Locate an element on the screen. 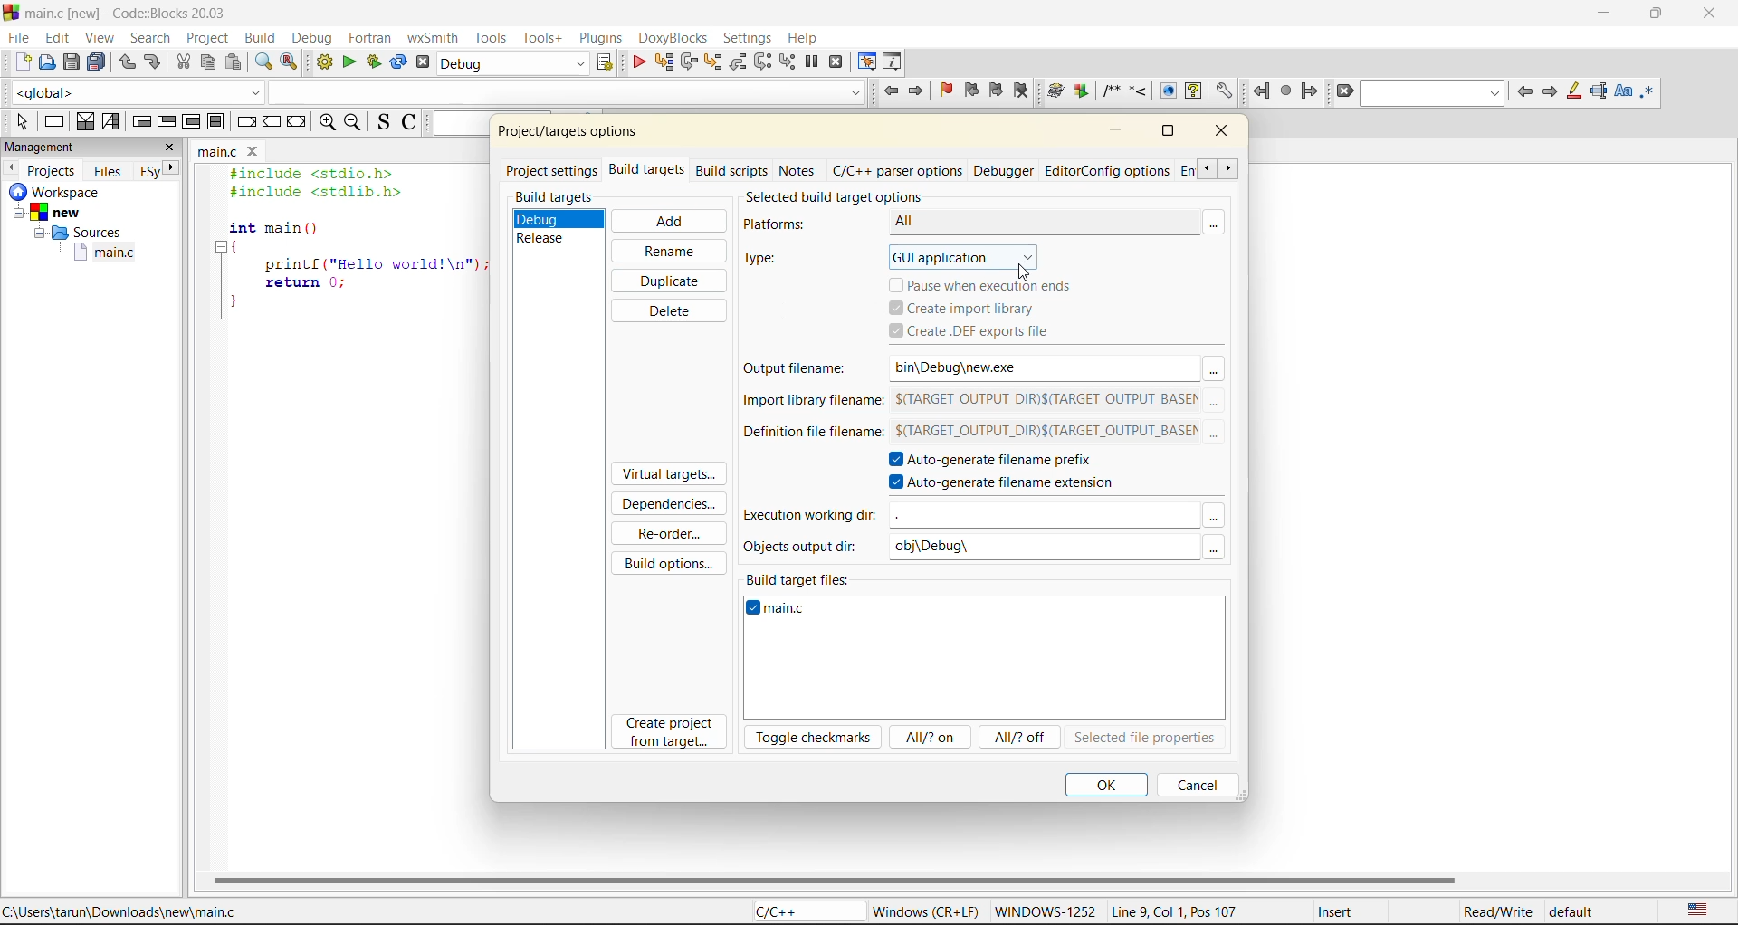  Insert a comment block at the current line is located at coordinates (1111, 91).